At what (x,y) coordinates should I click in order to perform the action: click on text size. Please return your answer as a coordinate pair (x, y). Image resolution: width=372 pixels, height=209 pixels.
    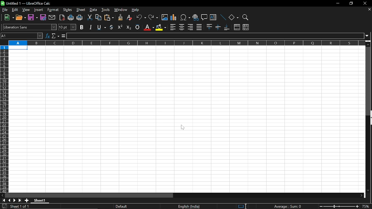
    Looking at the image, I should click on (67, 27).